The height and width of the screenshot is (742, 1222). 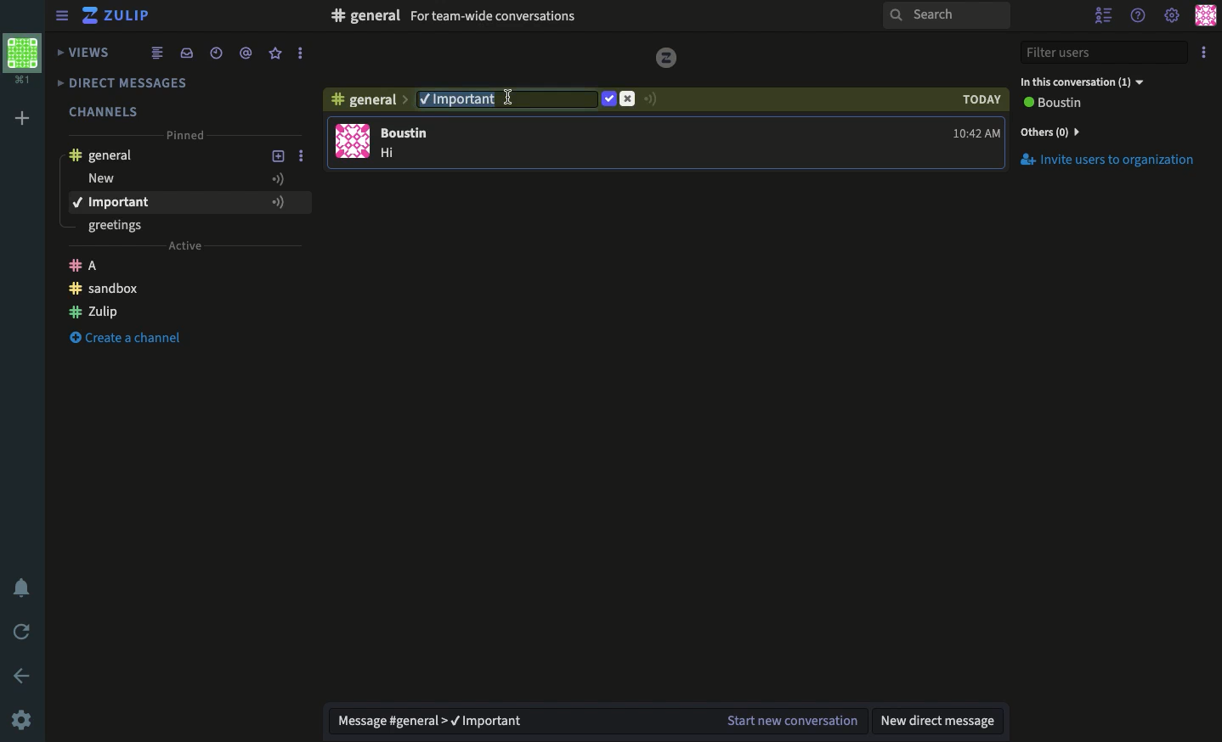 I want to click on Invites users to organization, so click(x=1110, y=131).